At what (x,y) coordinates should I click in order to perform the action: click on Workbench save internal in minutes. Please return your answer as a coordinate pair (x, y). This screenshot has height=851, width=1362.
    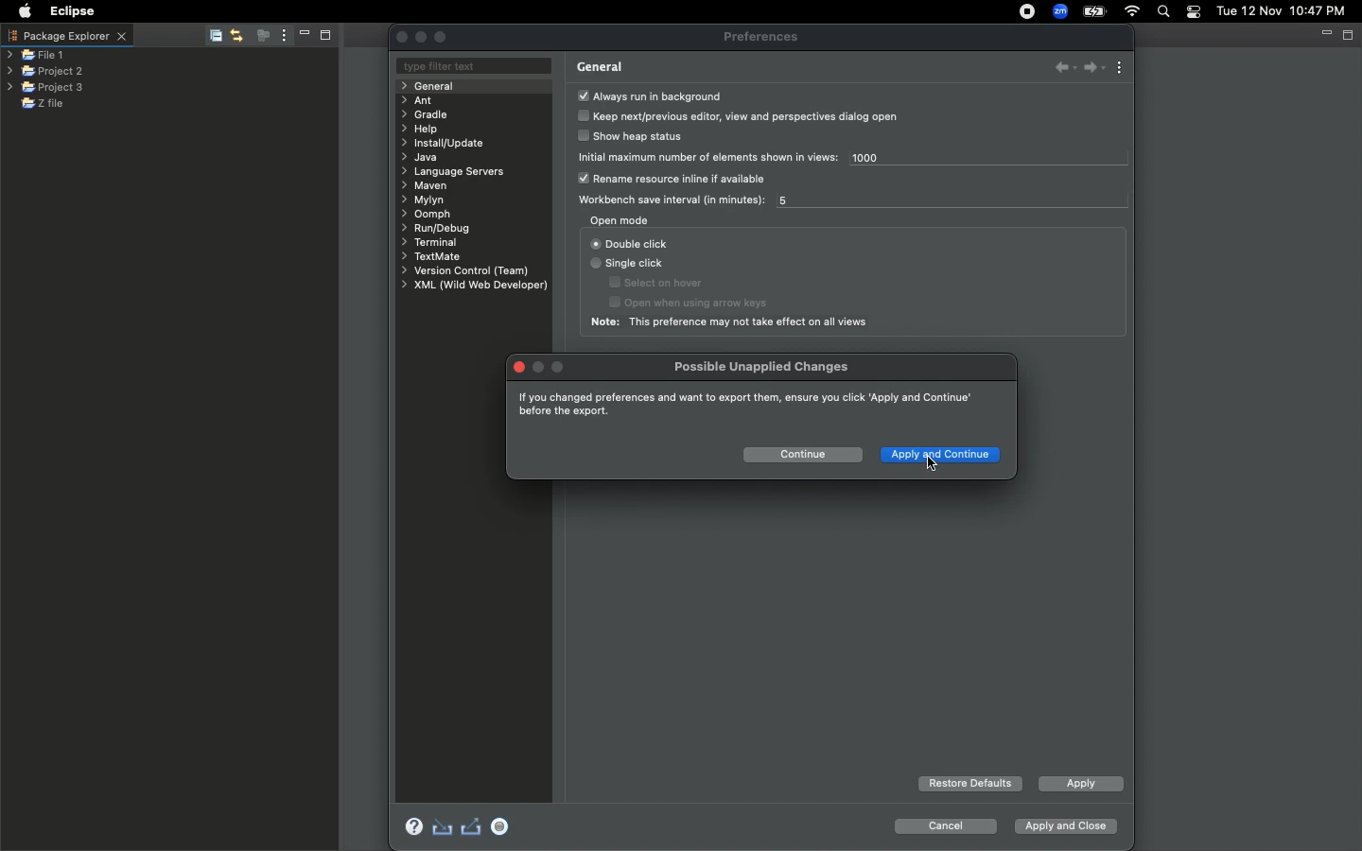
    Looking at the image, I should click on (667, 200).